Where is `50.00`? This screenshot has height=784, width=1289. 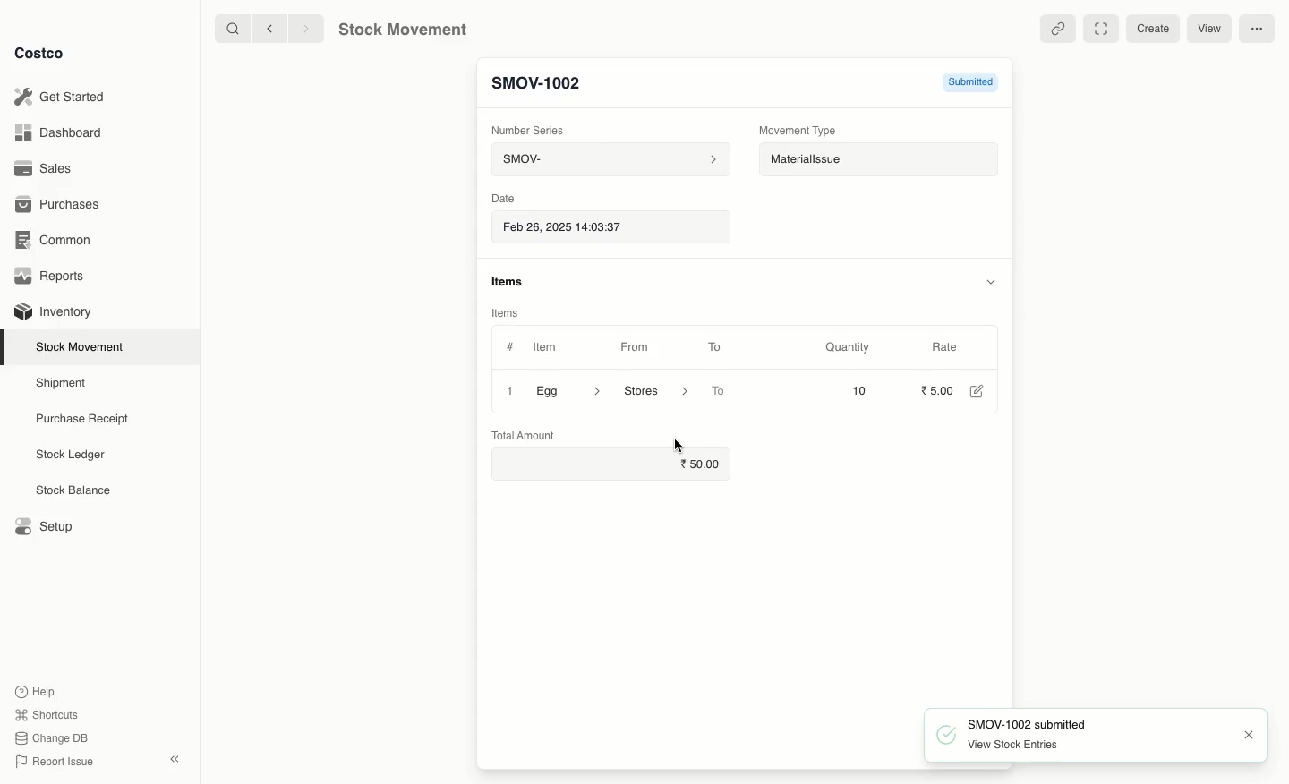
50.00 is located at coordinates (696, 463).